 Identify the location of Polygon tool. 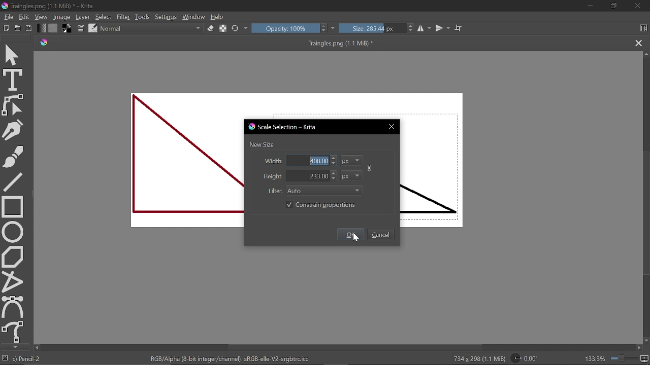
(13, 257).